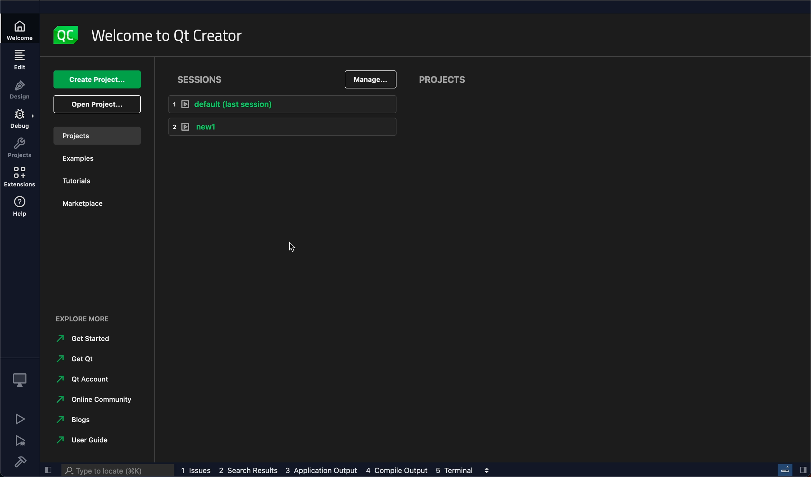 The width and height of the screenshot is (811, 477). I want to click on examples, so click(83, 158).